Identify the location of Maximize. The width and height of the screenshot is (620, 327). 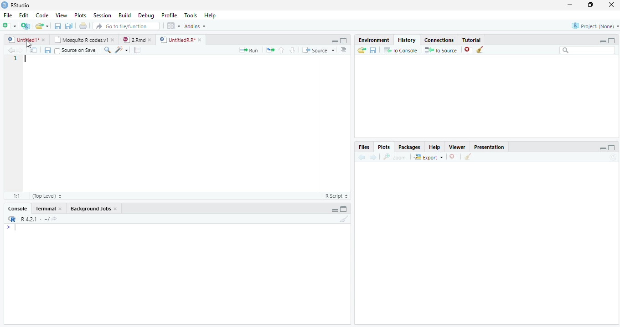
(345, 210).